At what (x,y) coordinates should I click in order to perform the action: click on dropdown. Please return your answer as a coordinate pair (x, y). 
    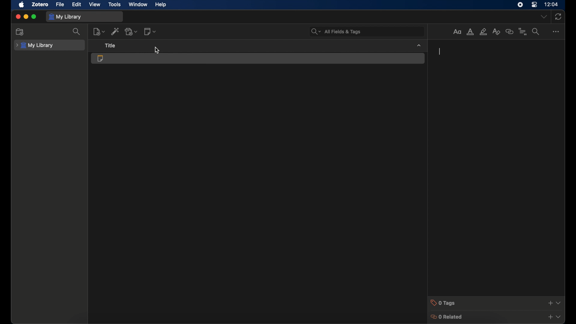
    Looking at the image, I should click on (419, 46).